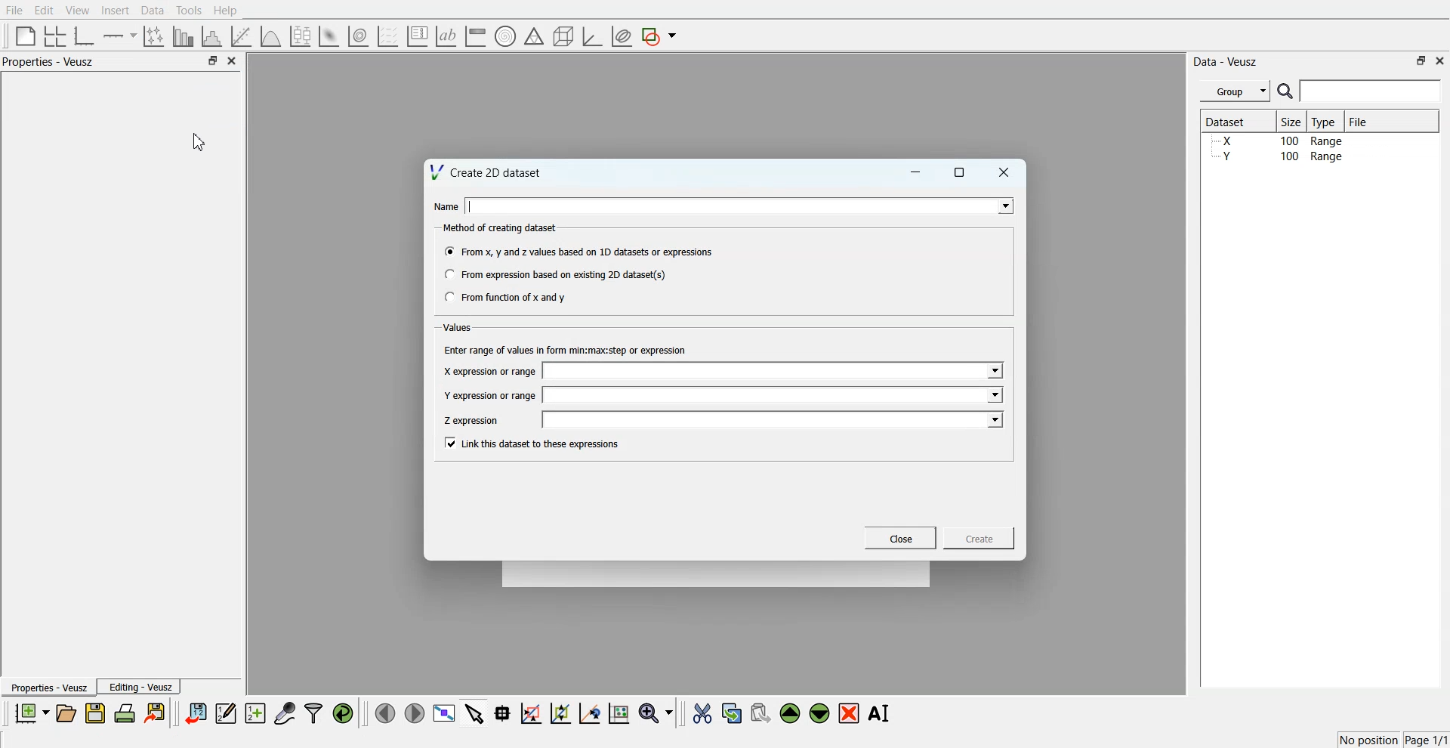 This screenshot has height=748, width=1450. Describe the element at coordinates (776, 419) in the screenshot. I see `Enter name` at that location.